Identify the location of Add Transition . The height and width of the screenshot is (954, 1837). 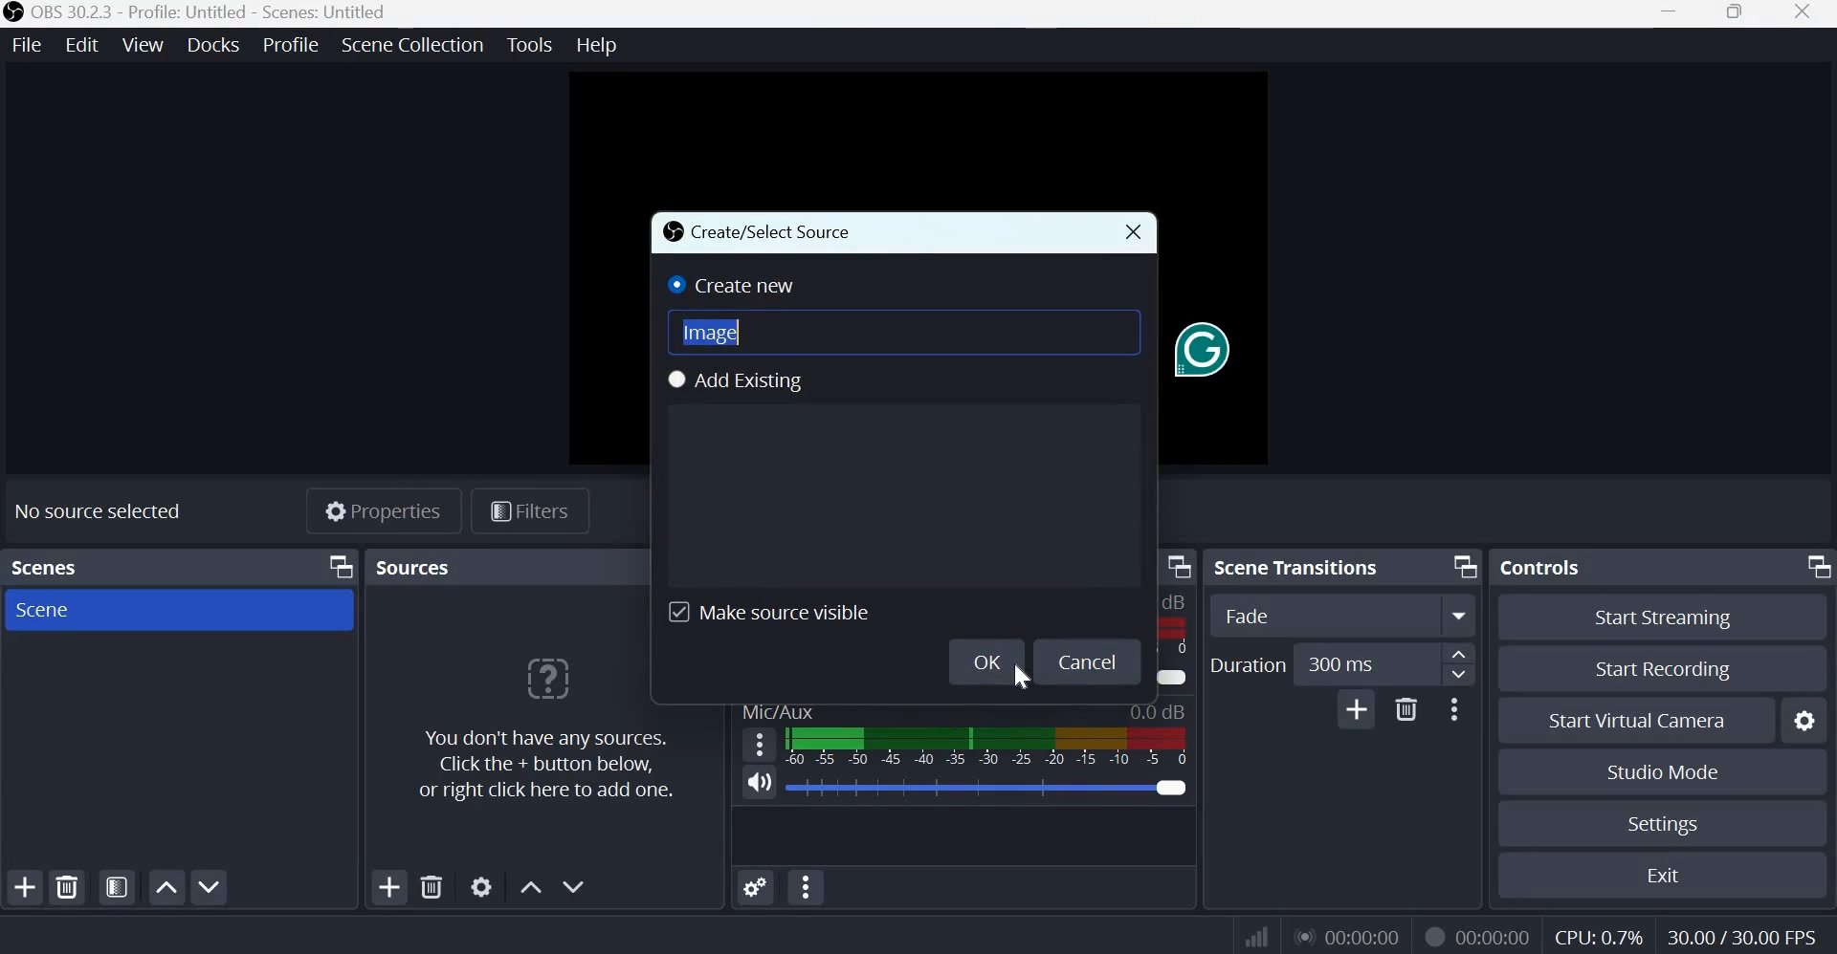
(1358, 708).